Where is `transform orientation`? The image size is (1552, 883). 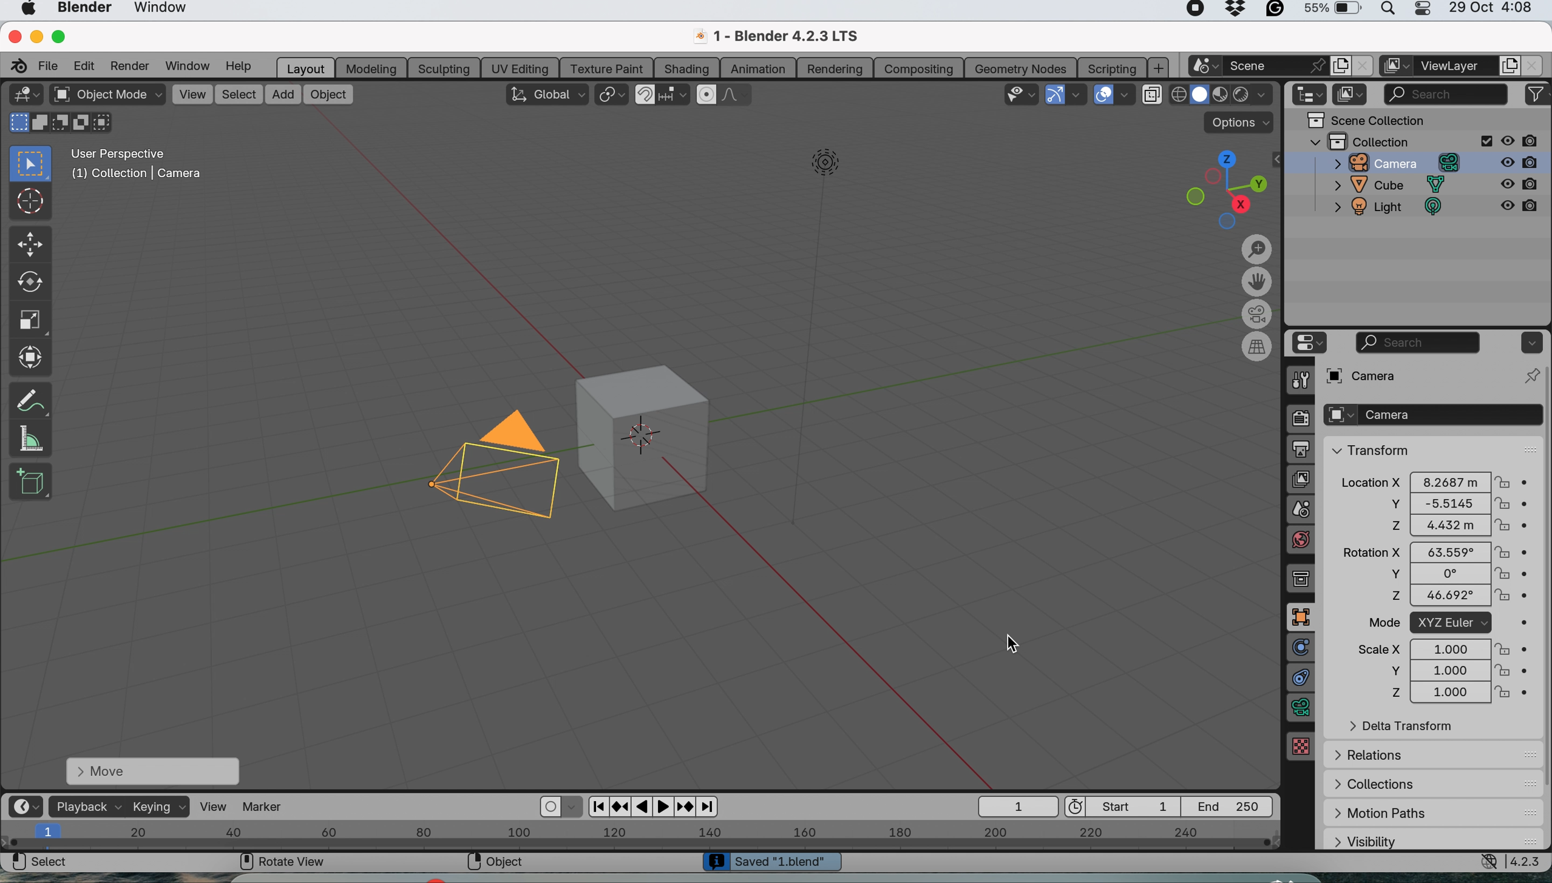
transform orientation is located at coordinates (547, 94).